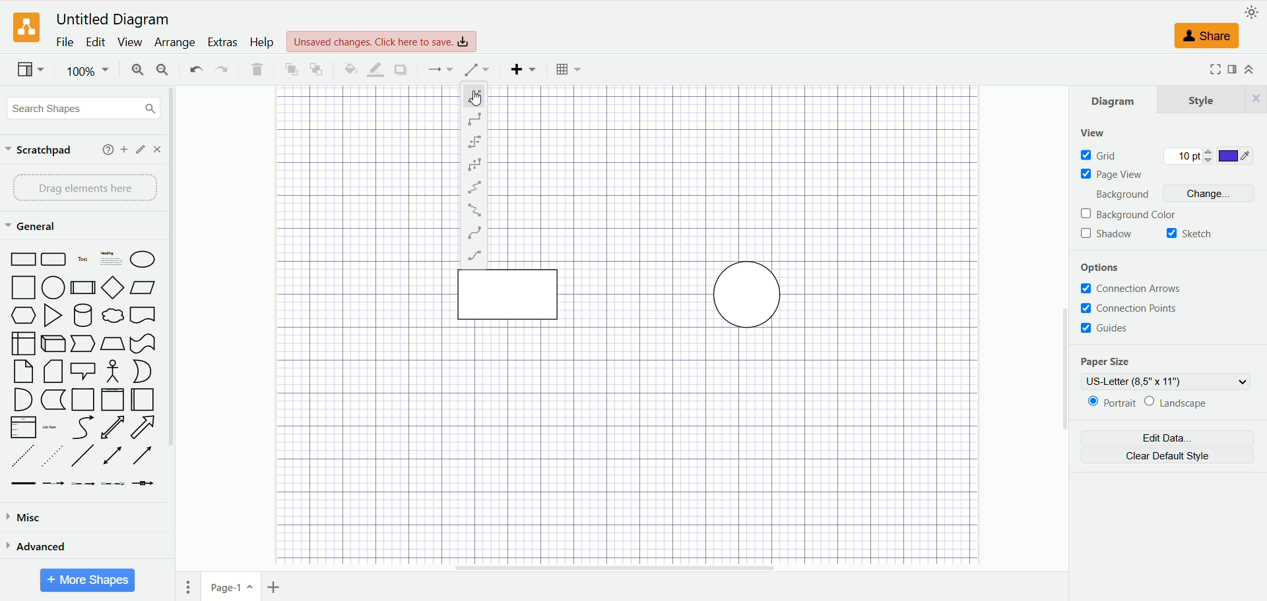  What do you see at coordinates (37, 149) in the screenshot?
I see `scratchpad` at bounding box center [37, 149].